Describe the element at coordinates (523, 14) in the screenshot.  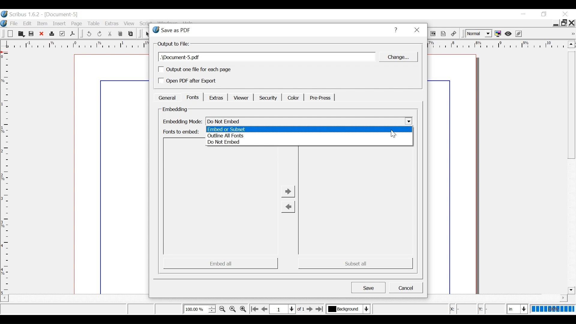
I see `minimize` at that location.